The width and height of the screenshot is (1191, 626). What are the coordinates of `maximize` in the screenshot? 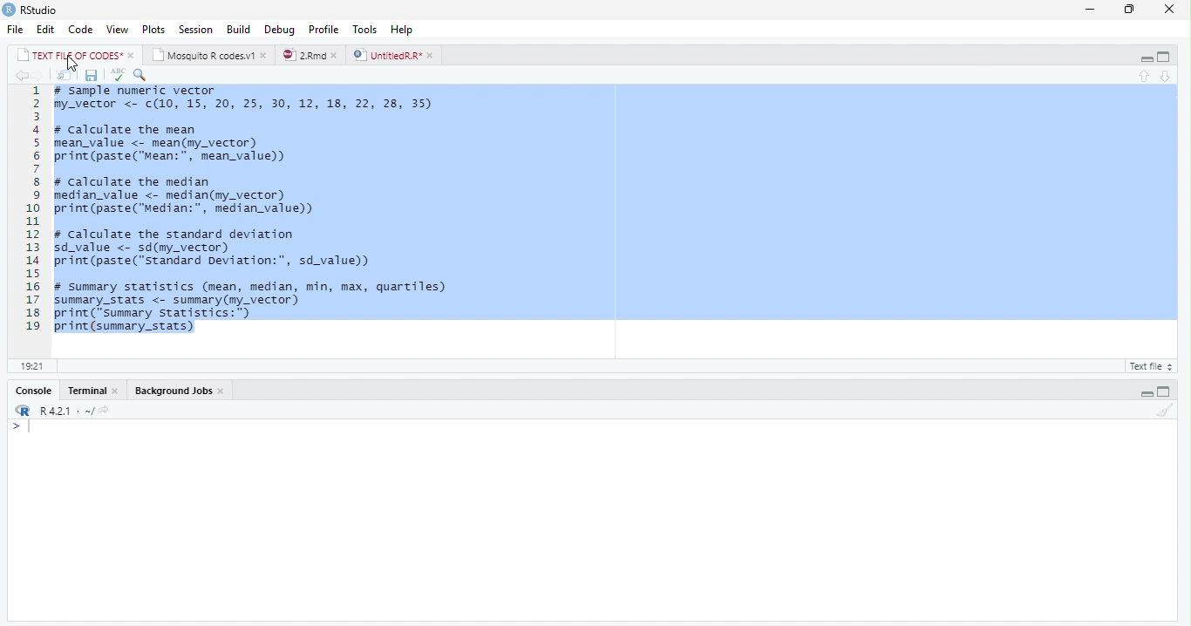 It's located at (1163, 392).